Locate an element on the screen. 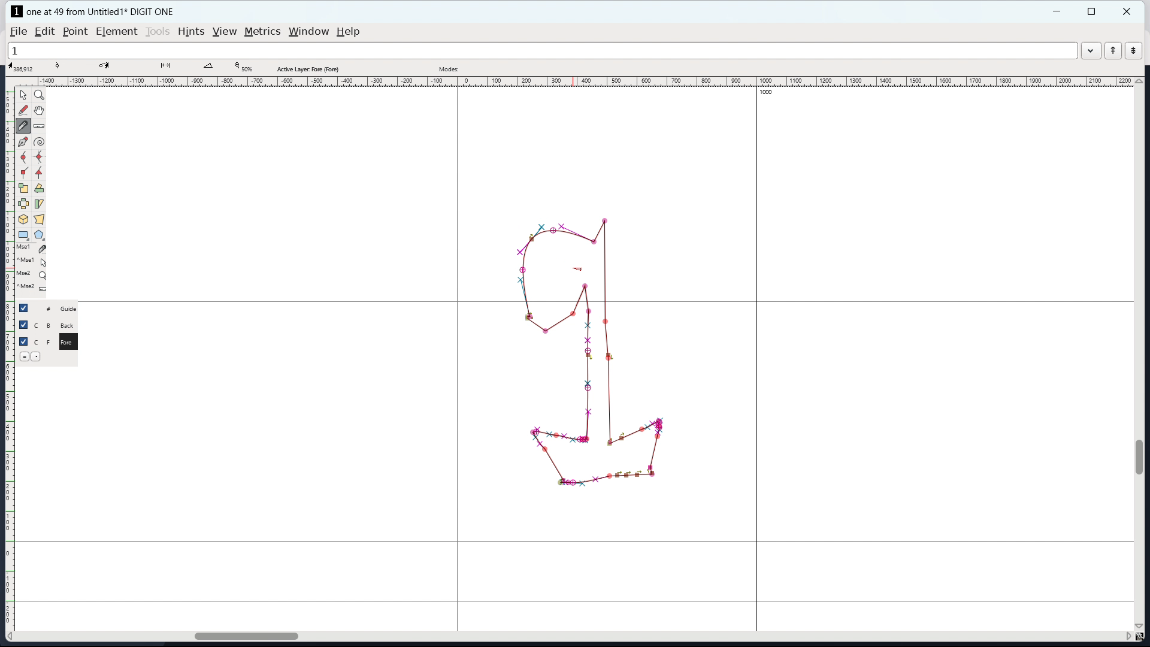 Image resolution: width=1150 pixels, height=647 pixels. 1000 is located at coordinates (768, 93).